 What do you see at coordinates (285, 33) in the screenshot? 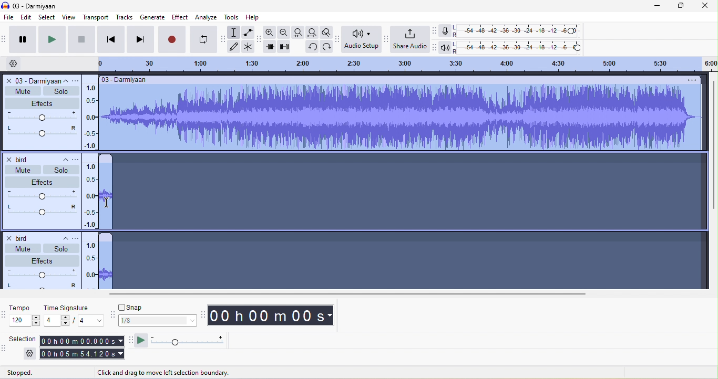
I see `zoom out` at bounding box center [285, 33].